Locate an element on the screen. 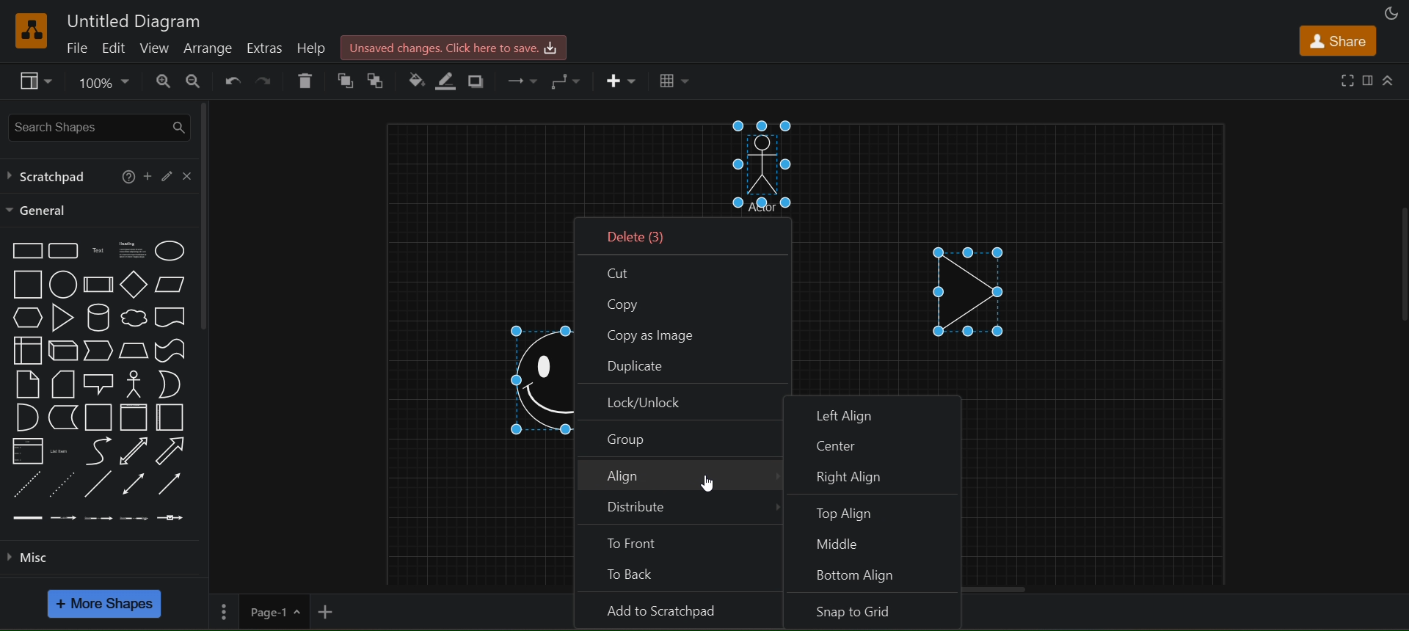 The height and width of the screenshot is (631, 1409). copy as image is located at coordinates (680, 334).